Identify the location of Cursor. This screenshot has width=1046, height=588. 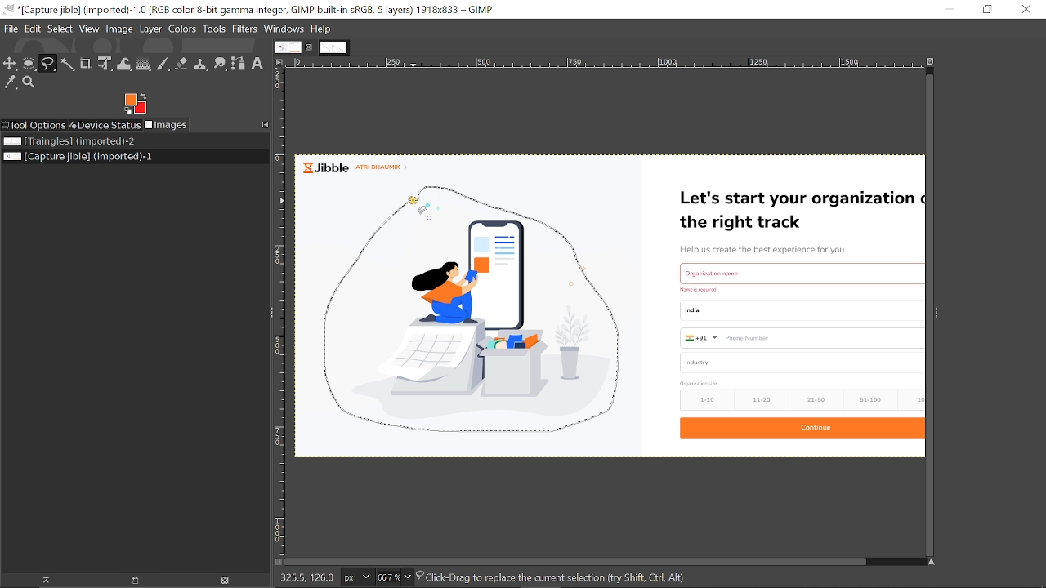
(418, 207).